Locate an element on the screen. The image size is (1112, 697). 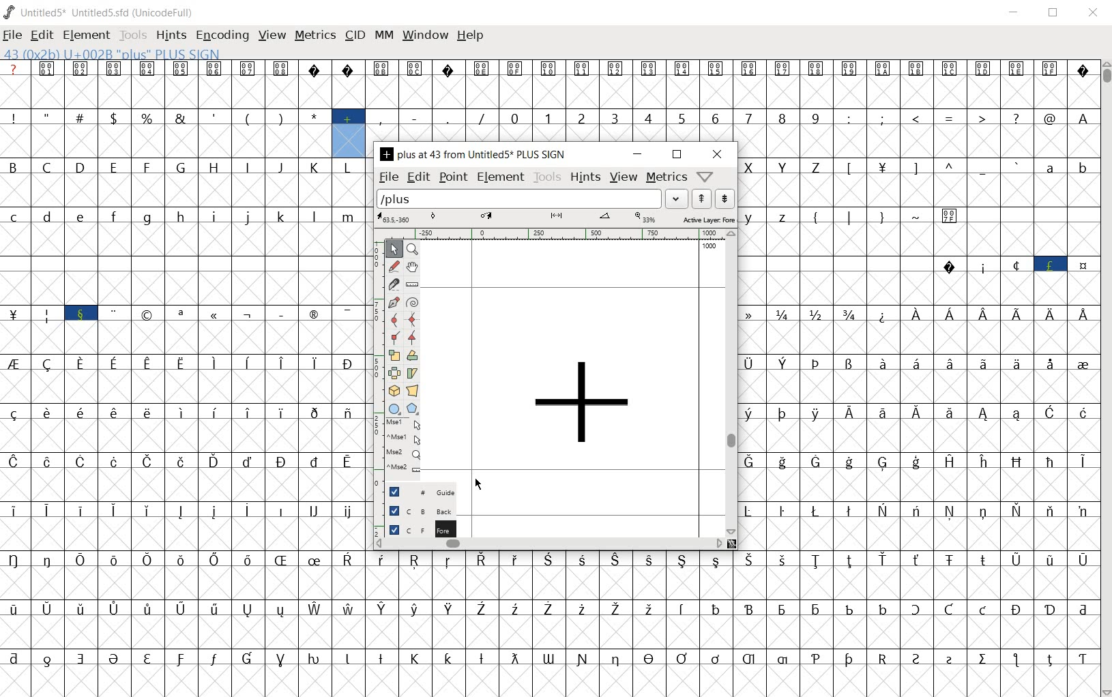
special characters is located at coordinates (164, 134).